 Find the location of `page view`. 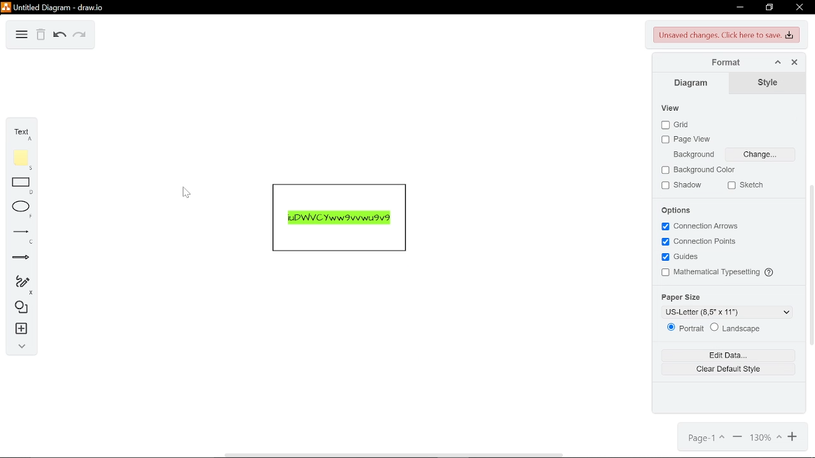

page view is located at coordinates (688, 140).